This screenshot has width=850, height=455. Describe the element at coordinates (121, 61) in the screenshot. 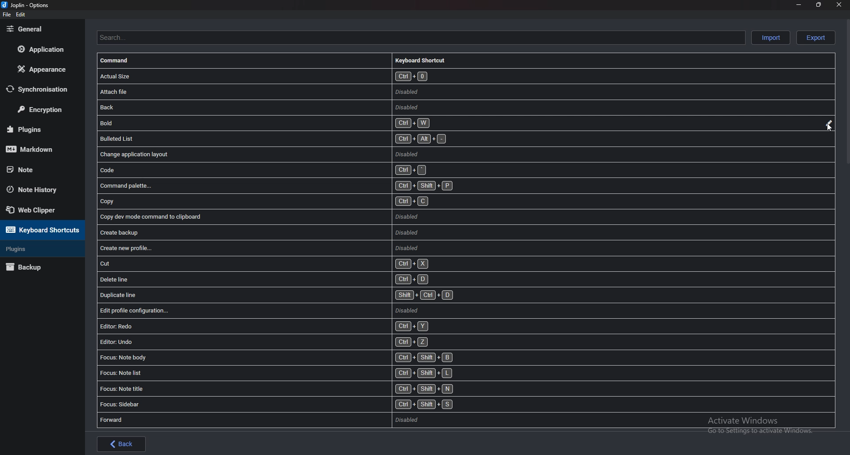

I see `Command` at that location.